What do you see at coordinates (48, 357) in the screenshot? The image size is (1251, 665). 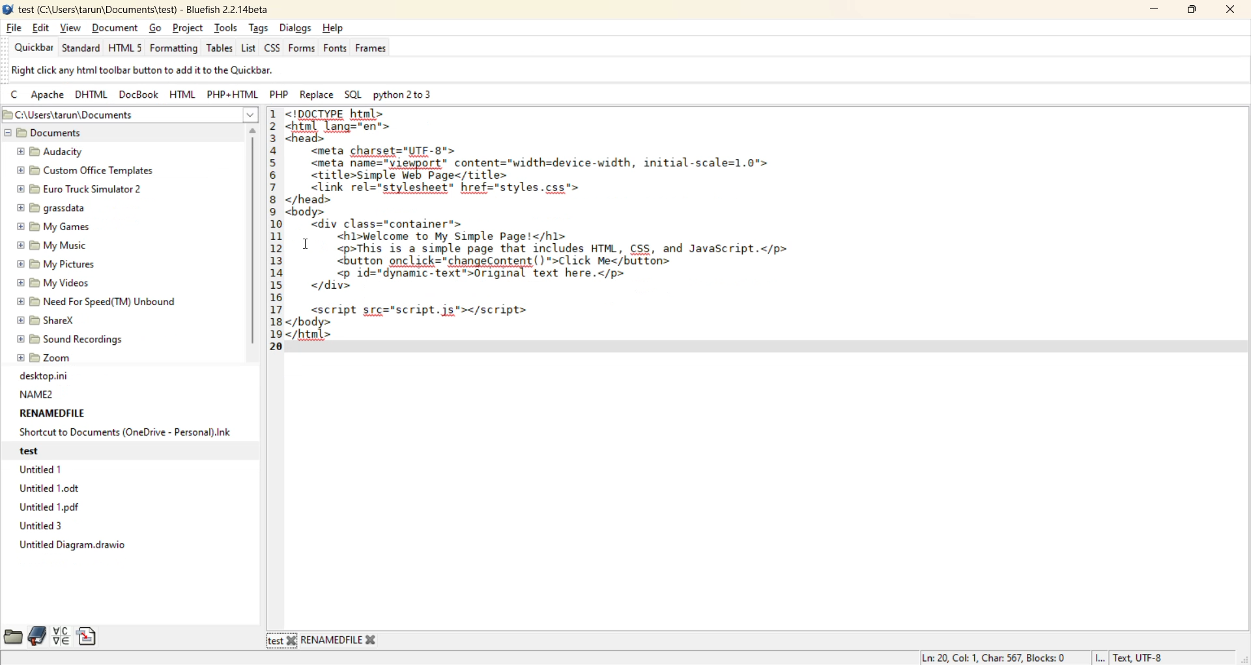 I see `zoom` at bounding box center [48, 357].